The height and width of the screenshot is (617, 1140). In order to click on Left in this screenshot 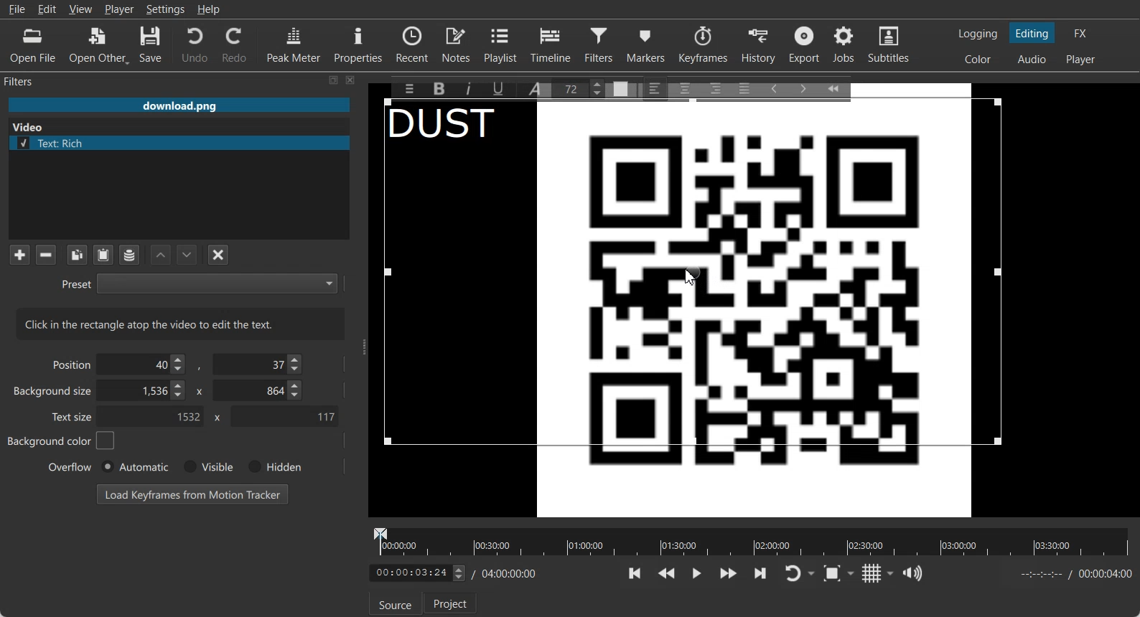, I will do `click(655, 88)`.